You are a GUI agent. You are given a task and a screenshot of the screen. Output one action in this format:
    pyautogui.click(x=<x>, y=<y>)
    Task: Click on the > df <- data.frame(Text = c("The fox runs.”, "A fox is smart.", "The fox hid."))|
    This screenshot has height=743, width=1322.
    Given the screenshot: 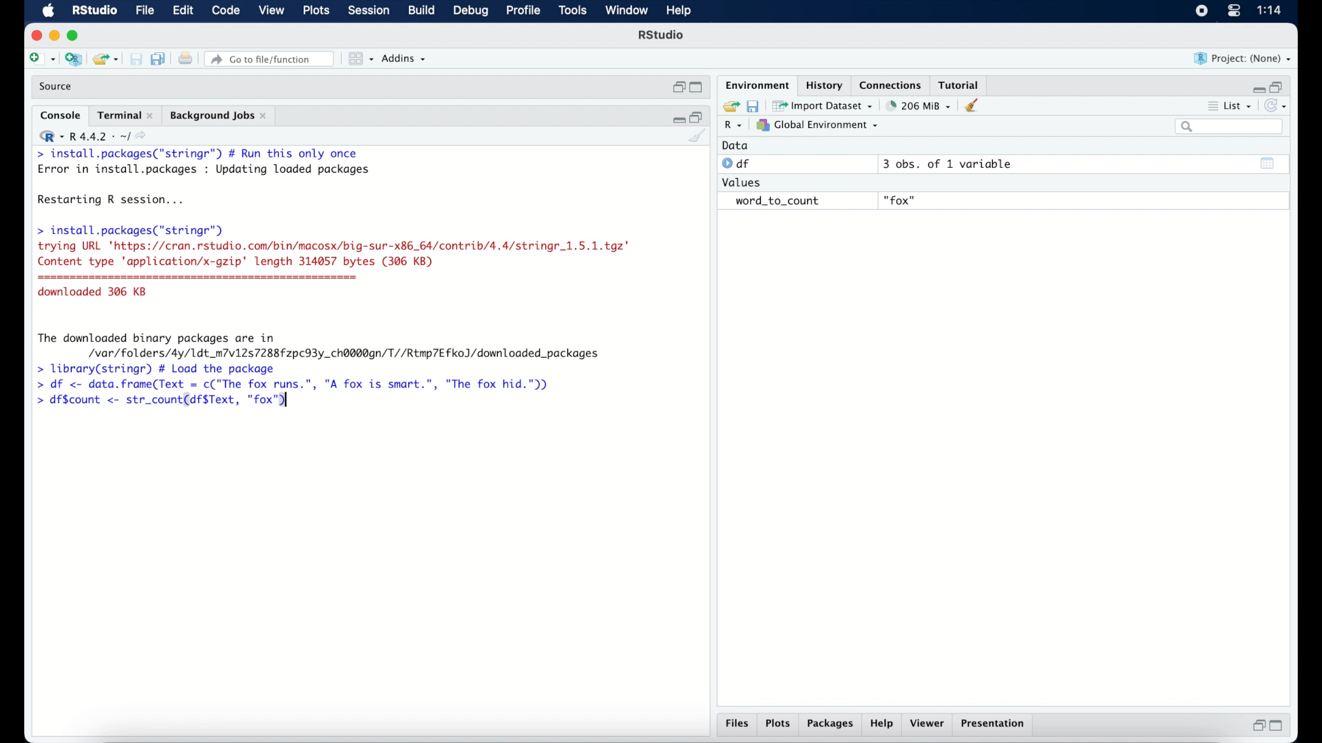 What is the action you would take?
    pyautogui.click(x=300, y=385)
    